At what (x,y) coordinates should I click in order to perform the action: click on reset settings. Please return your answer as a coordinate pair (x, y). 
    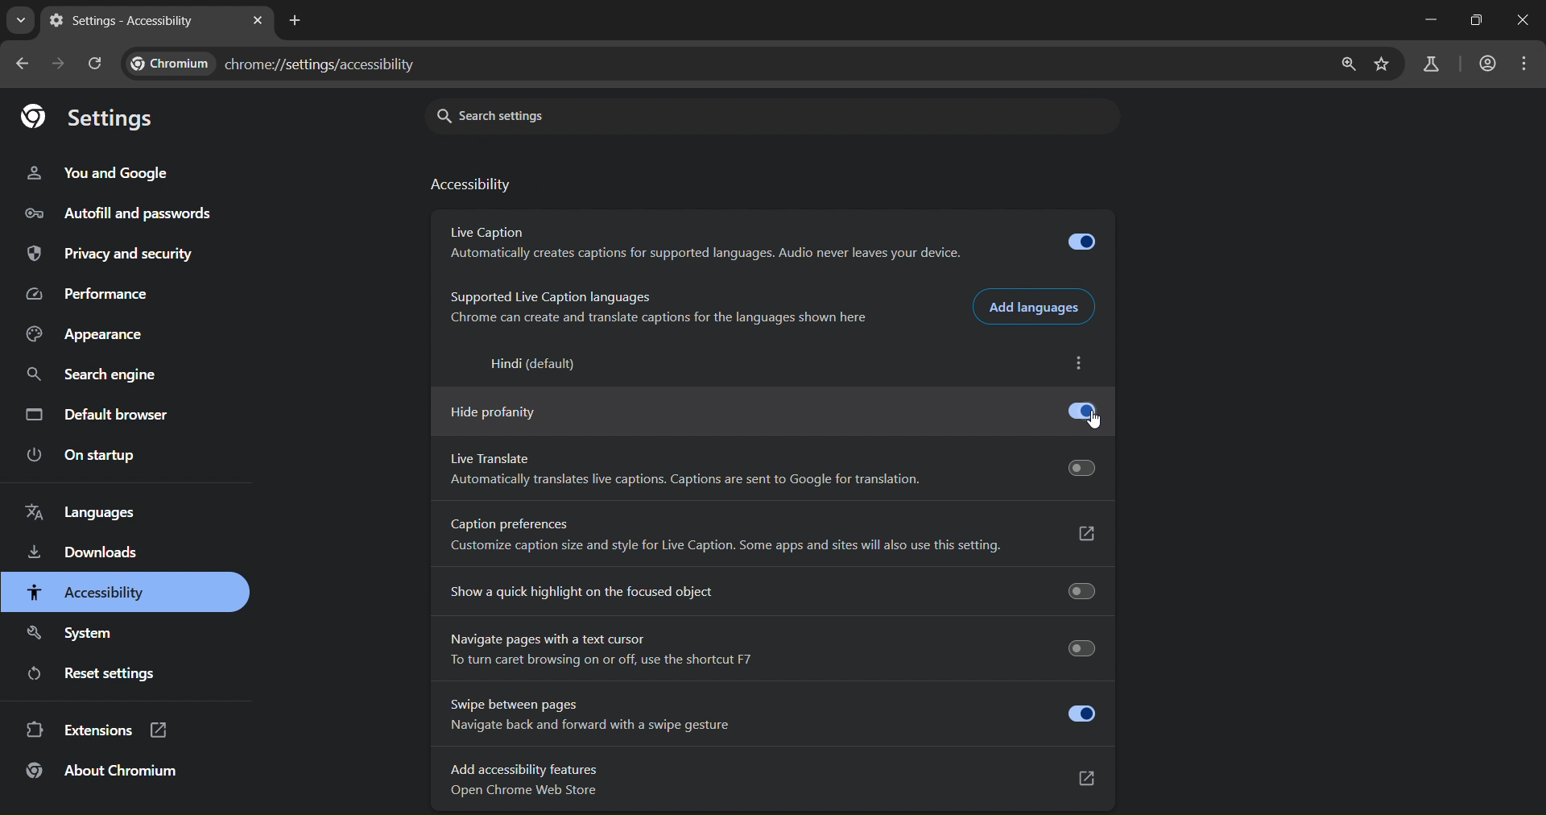
    Looking at the image, I should click on (87, 674).